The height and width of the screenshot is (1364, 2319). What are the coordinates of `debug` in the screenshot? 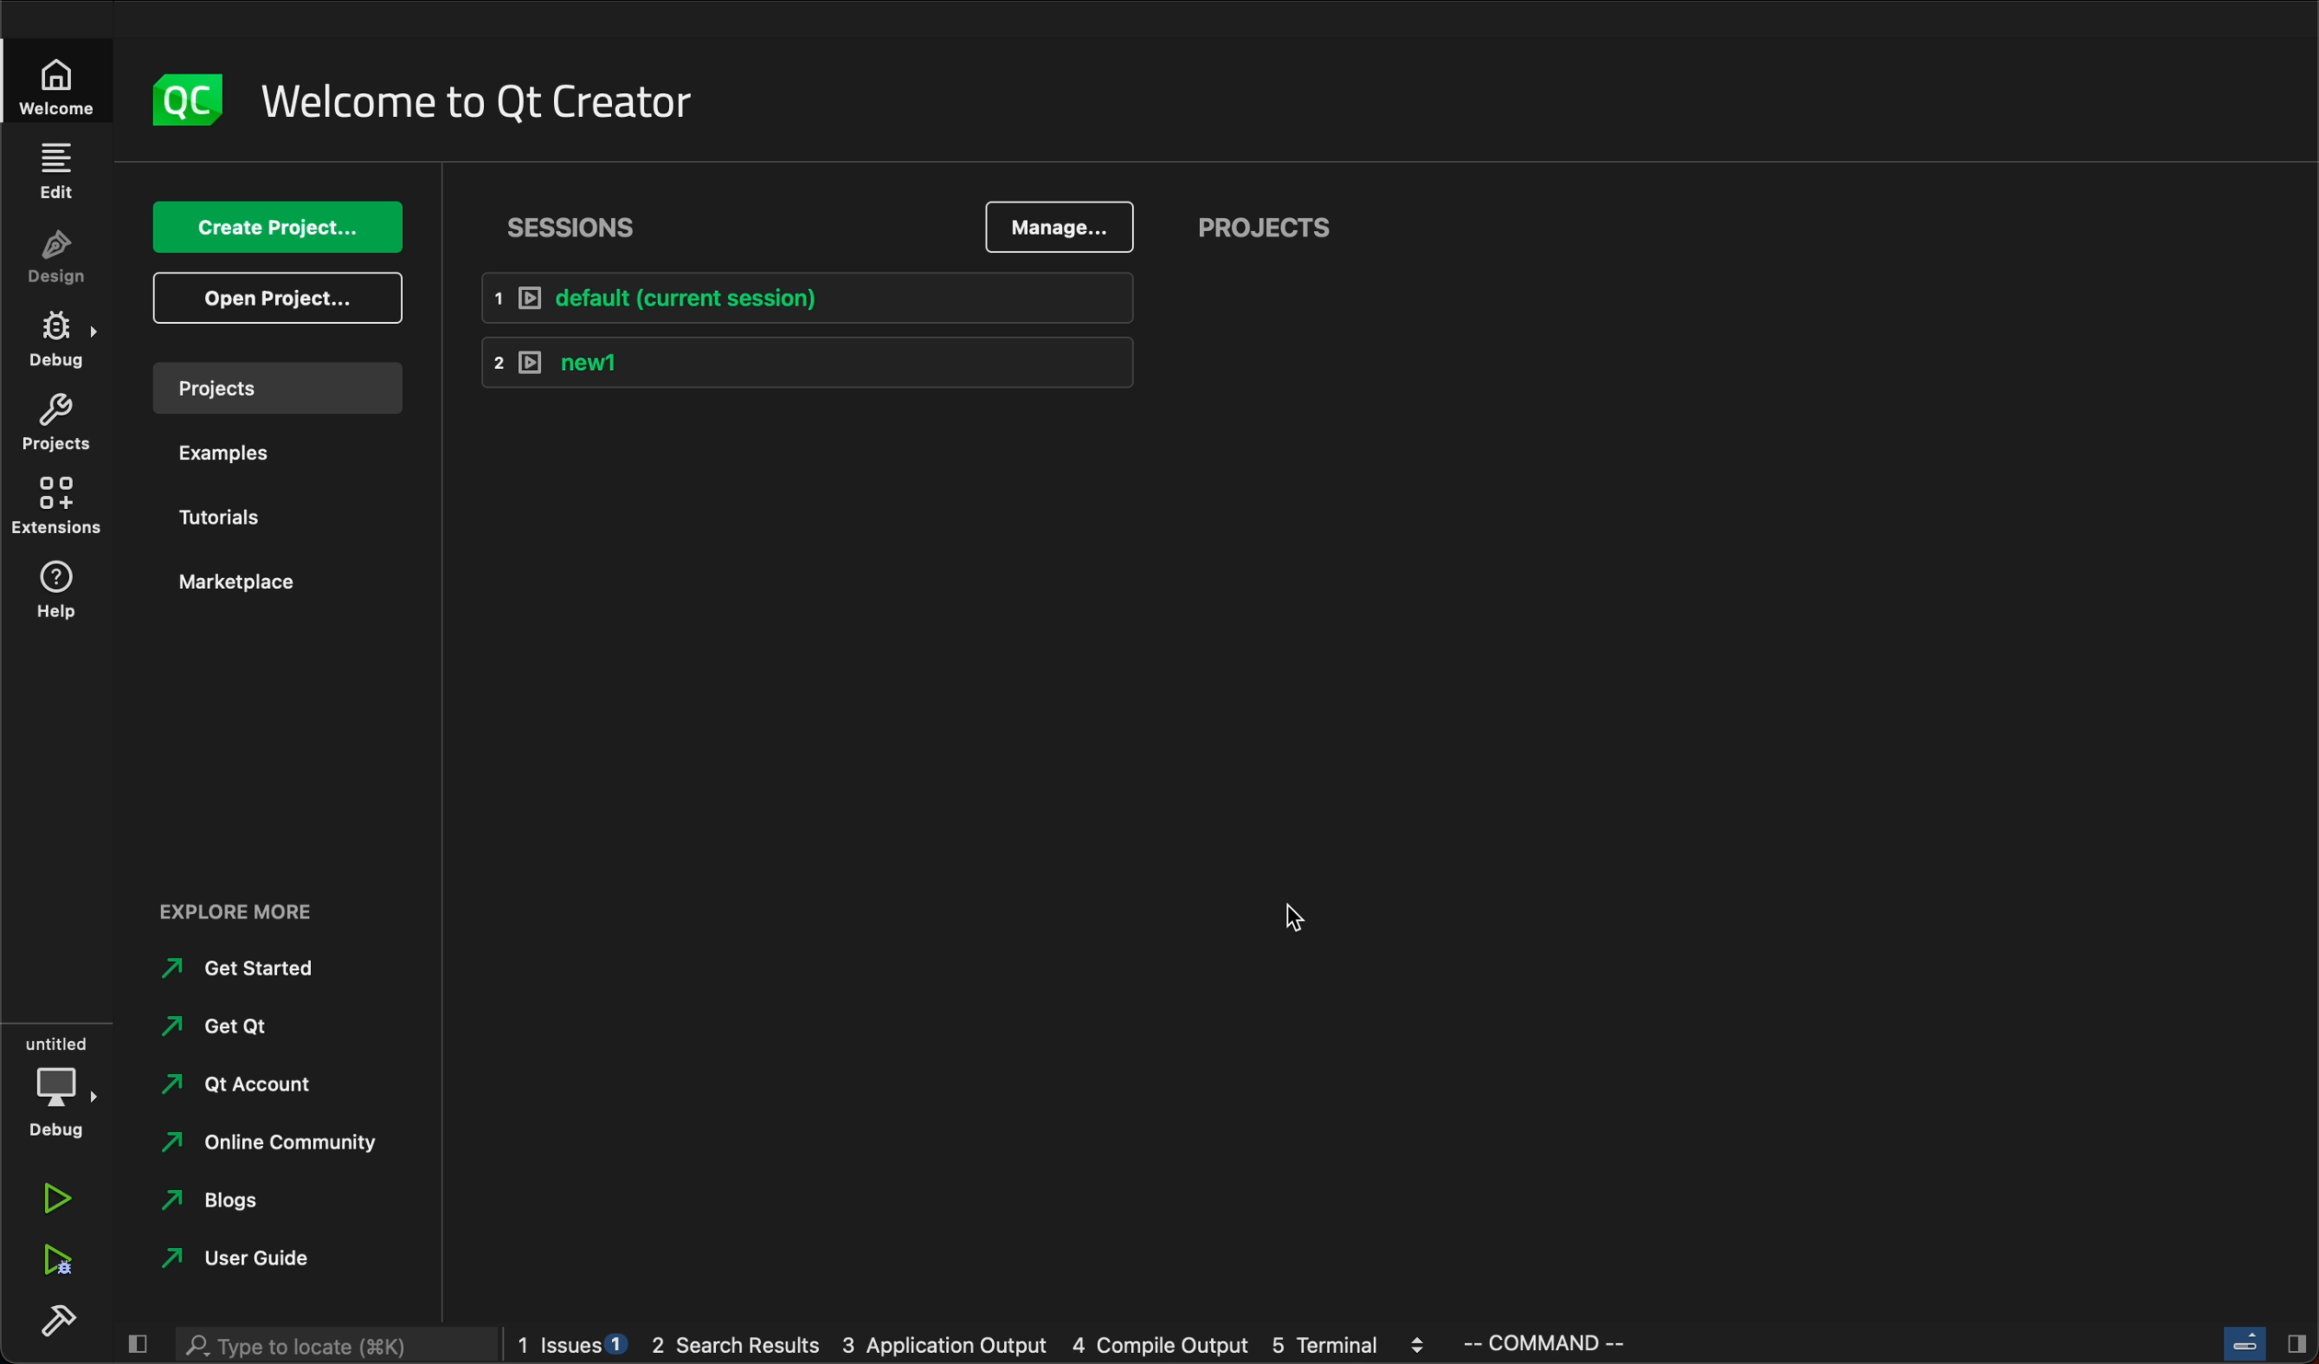 It's located at (59, 1082).